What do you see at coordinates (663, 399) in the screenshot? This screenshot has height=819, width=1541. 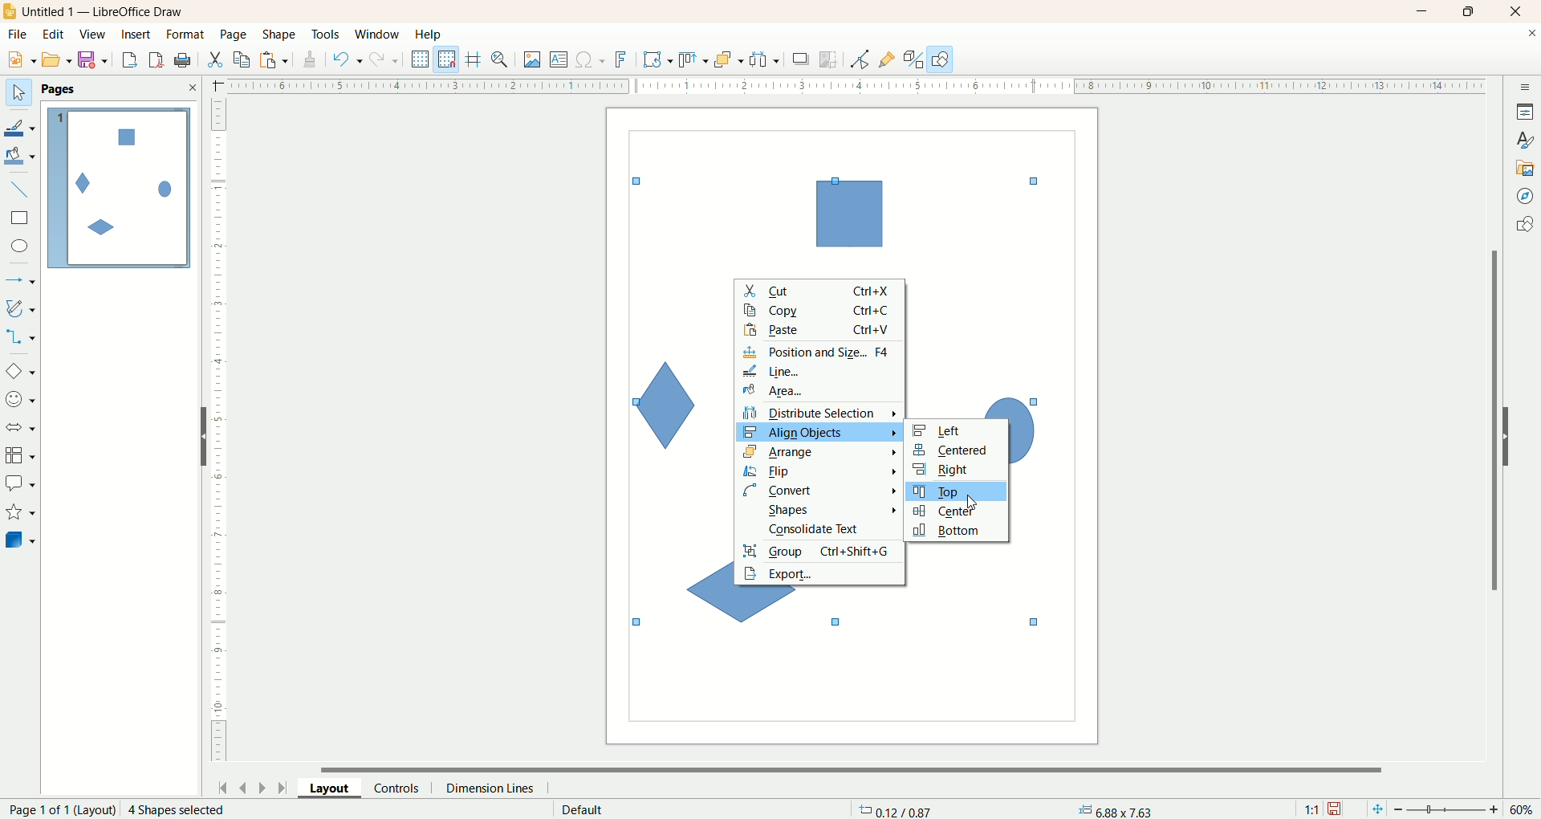 I see `unselected shape` at bounding box center [663, 399].